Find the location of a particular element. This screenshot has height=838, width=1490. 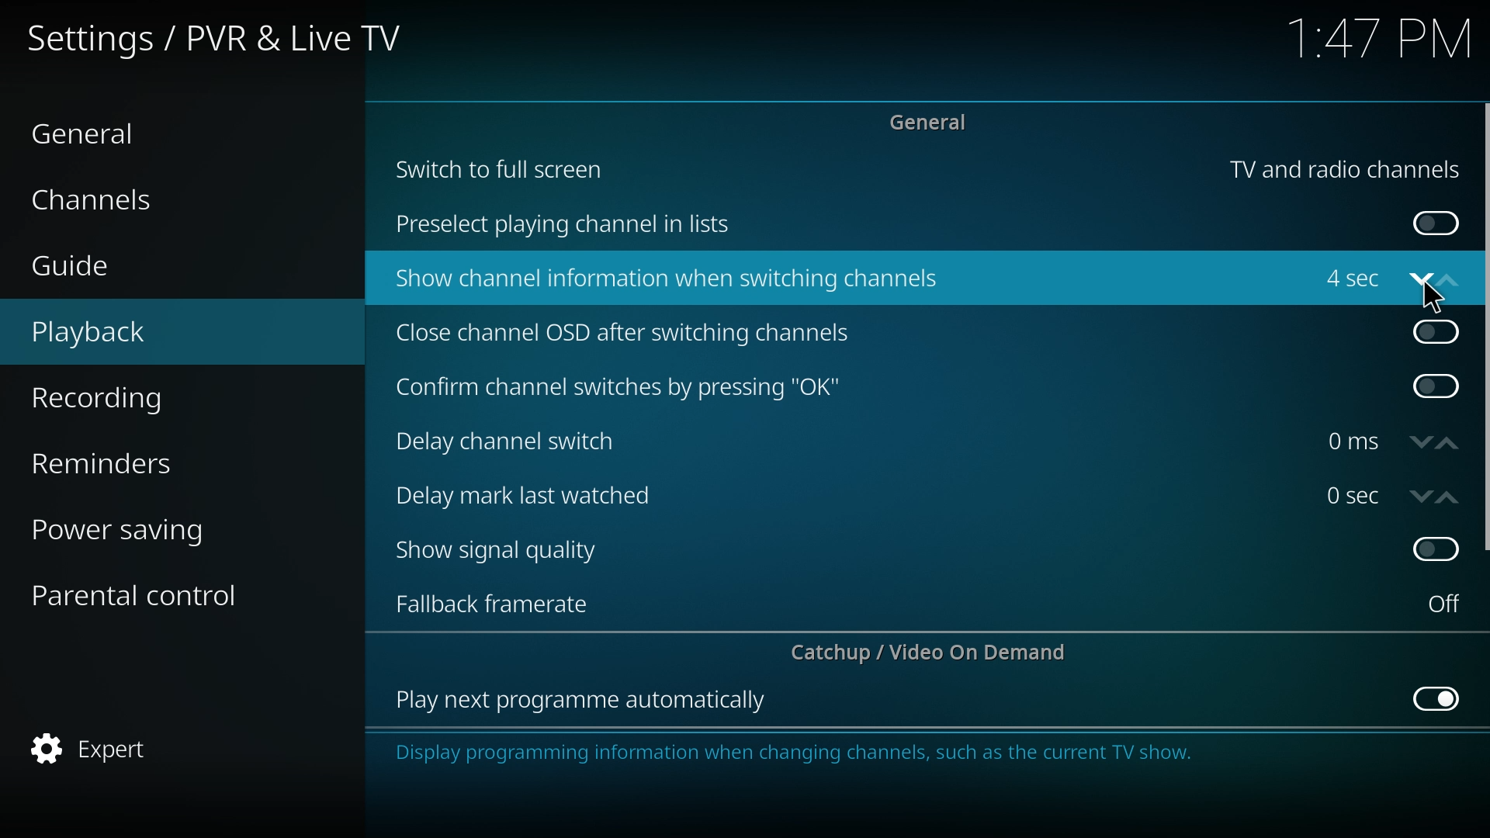

close channel osd after switching channels is located at coordinates (627, 334).